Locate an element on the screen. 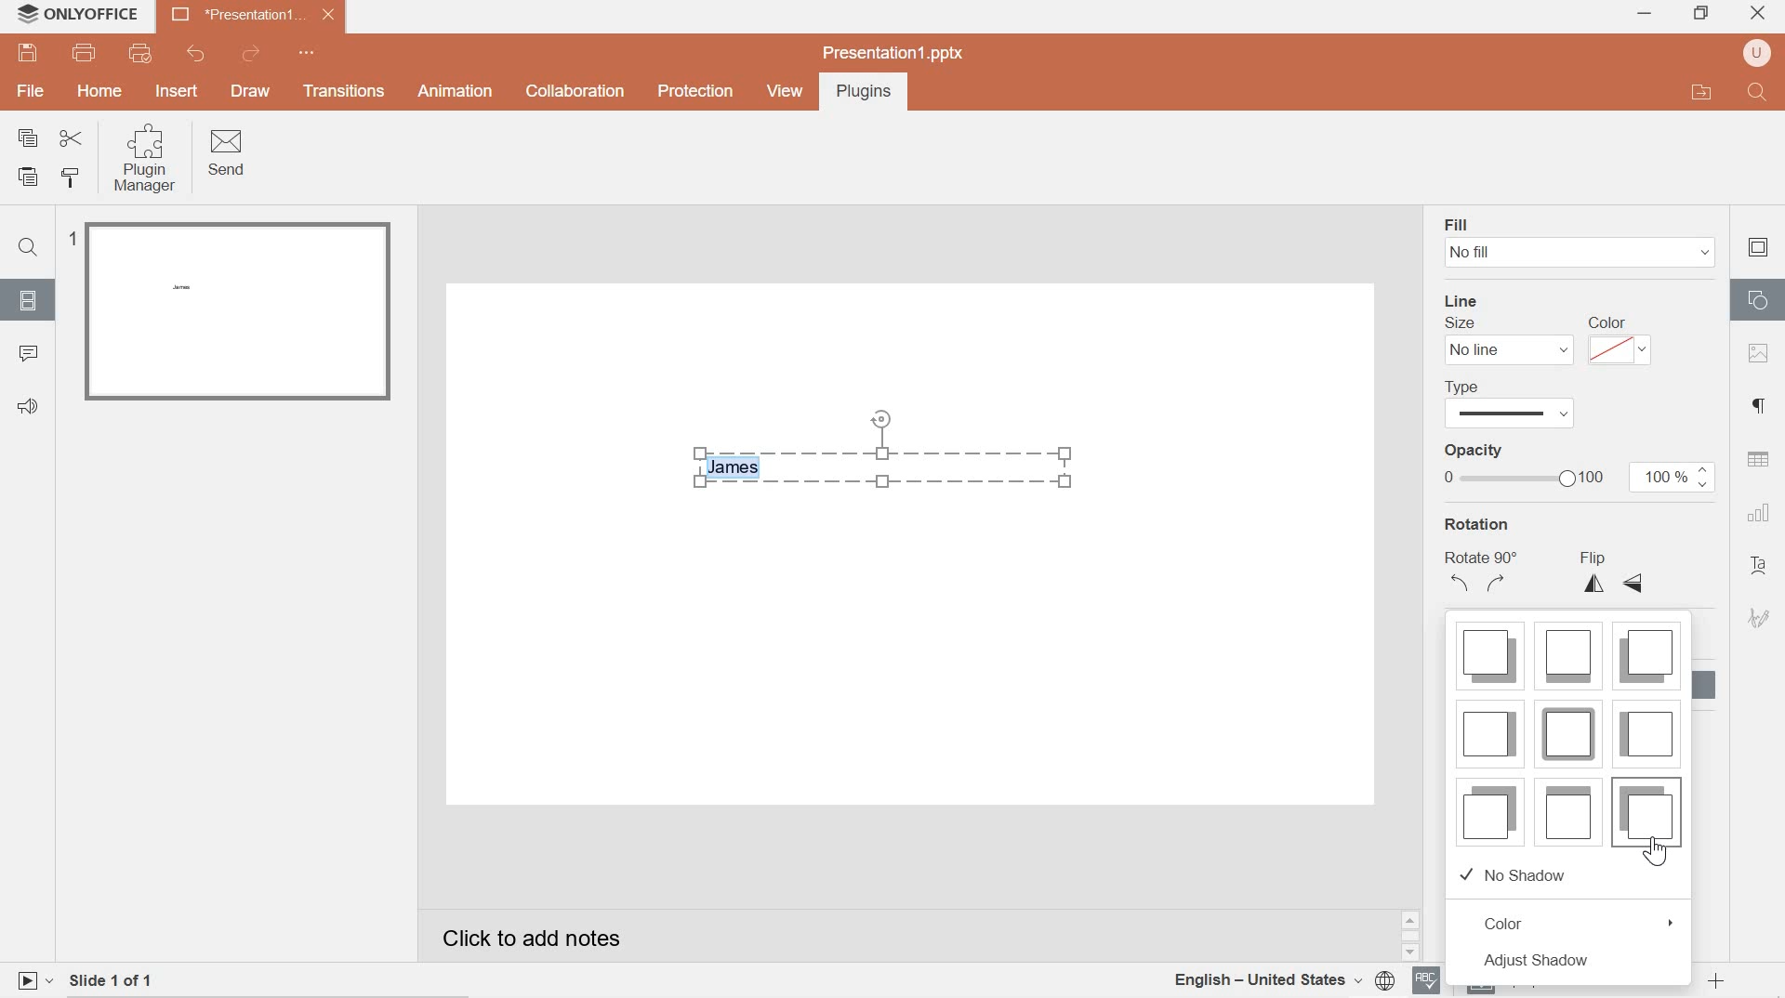 This screenshot has width=1785, height=998. restore down is located at coordinates (1700, 11).